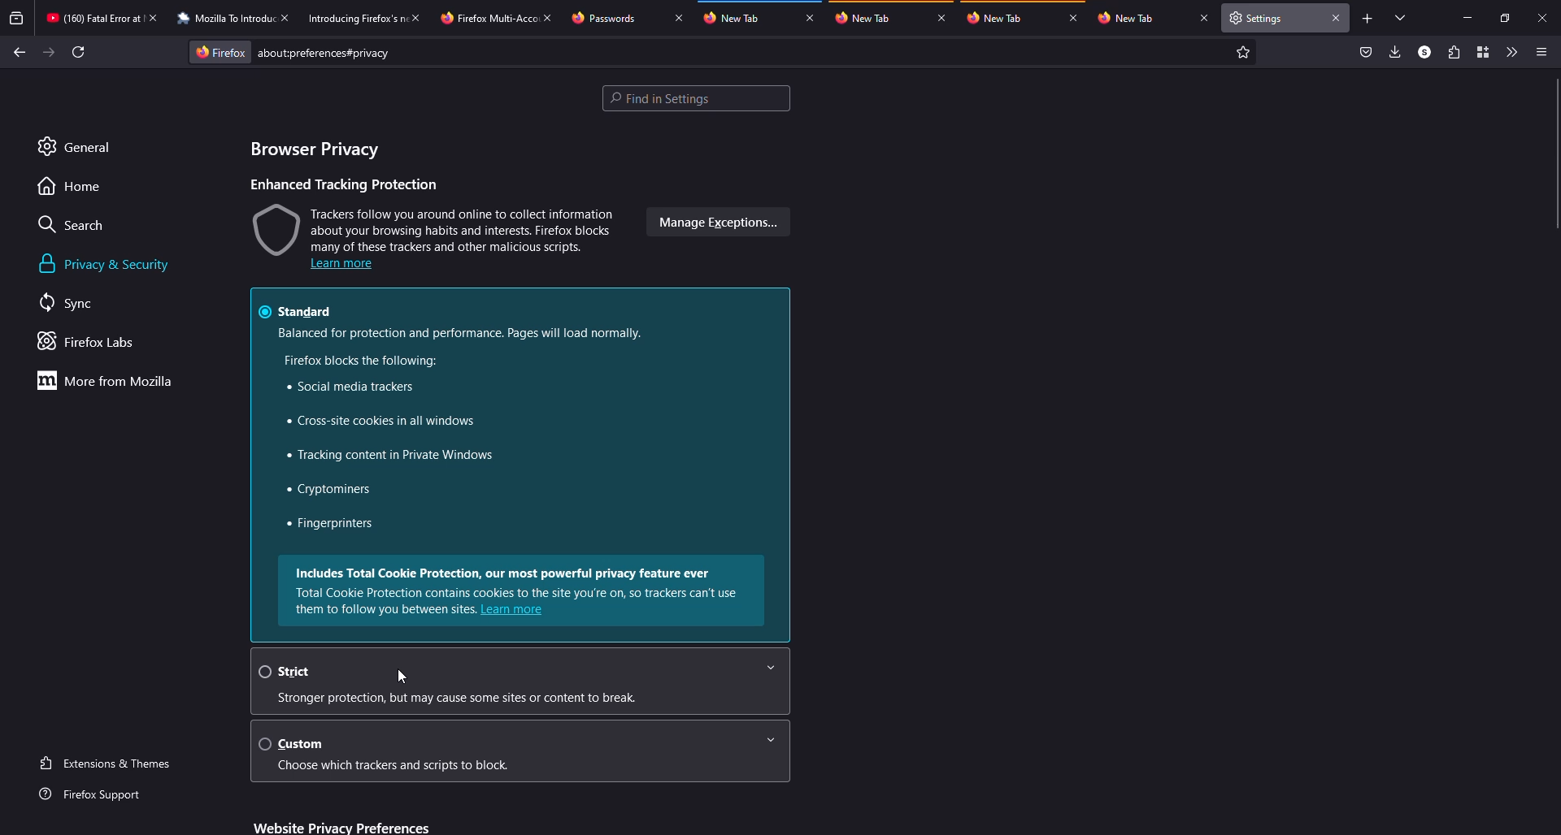 The image size is (1561, 835). I want to click on select, so click(263, 743).